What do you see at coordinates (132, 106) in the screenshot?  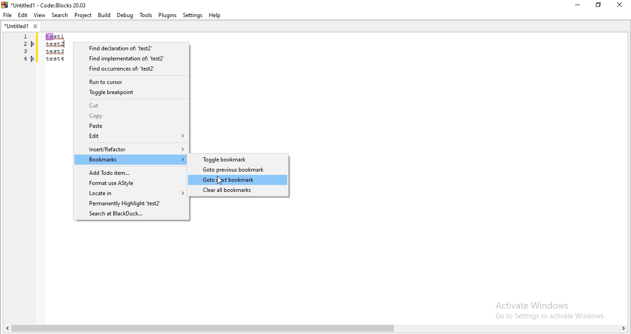 I see `Cut` at bounding box center [132, 106].